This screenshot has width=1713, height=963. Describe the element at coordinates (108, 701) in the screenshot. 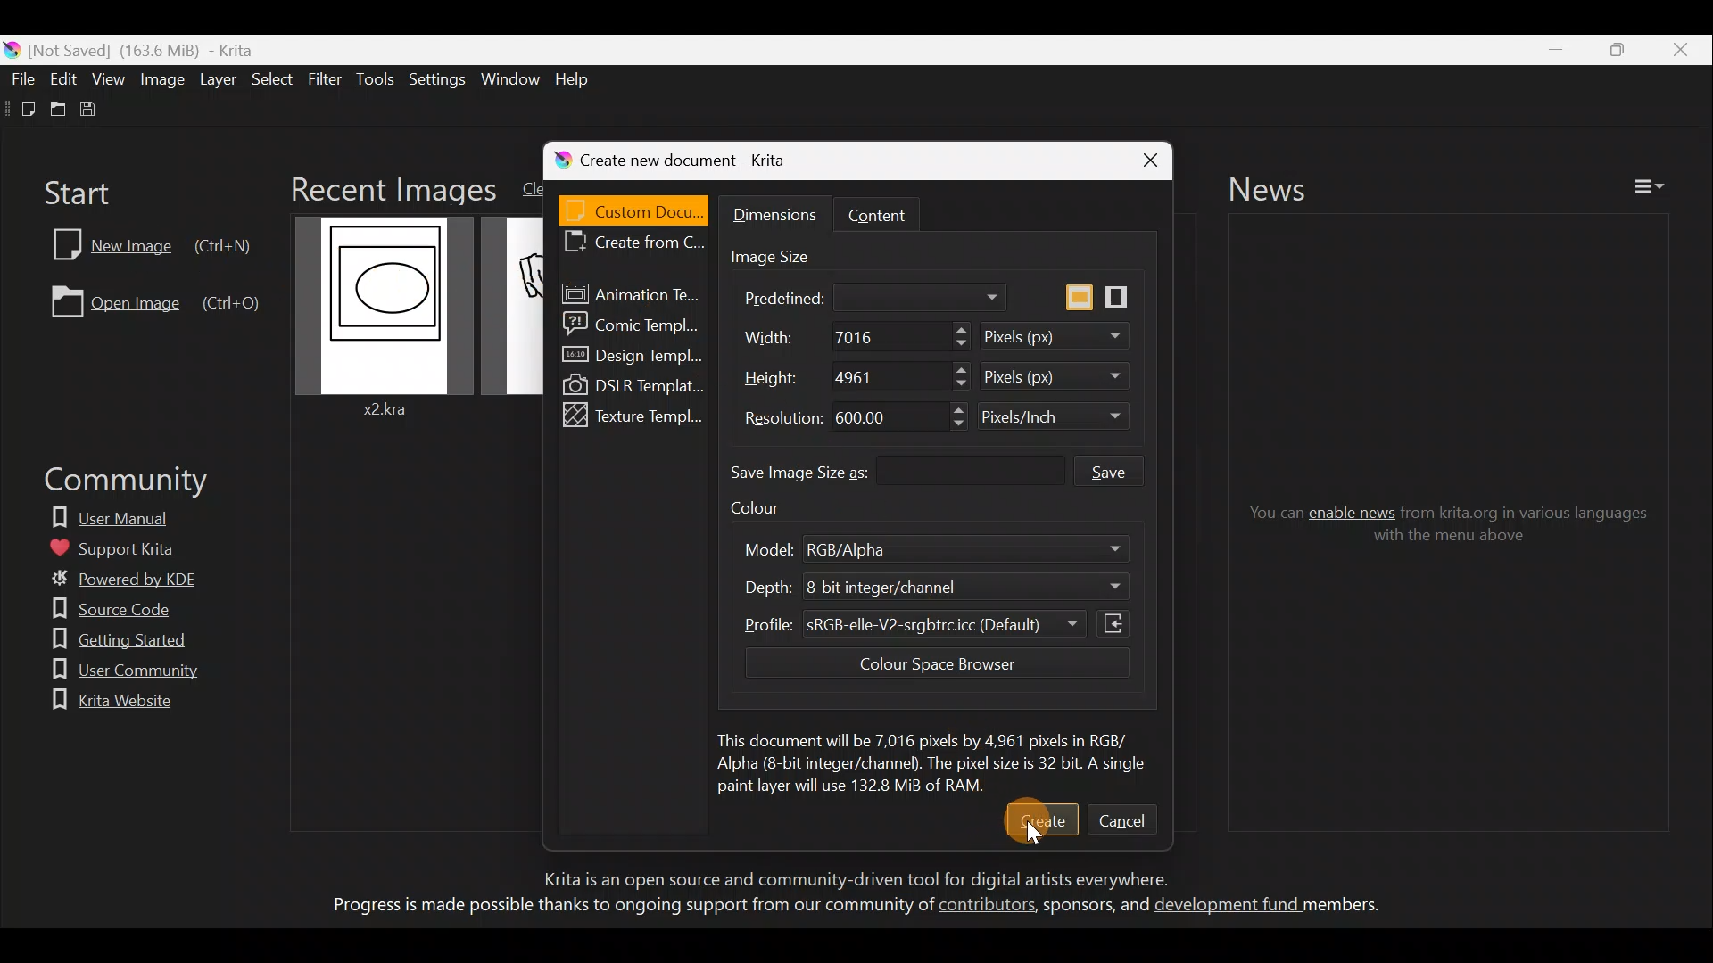

I see `Krita website` at that location.